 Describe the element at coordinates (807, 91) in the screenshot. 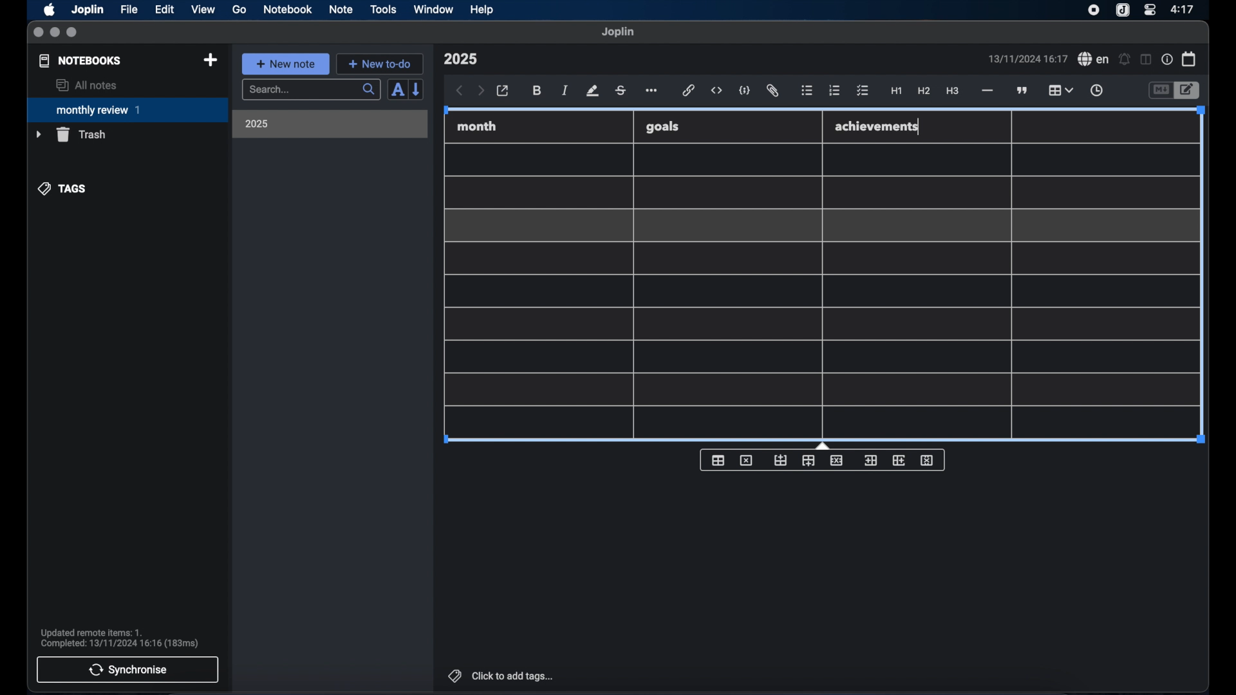

I see `bulleted list` at that location.